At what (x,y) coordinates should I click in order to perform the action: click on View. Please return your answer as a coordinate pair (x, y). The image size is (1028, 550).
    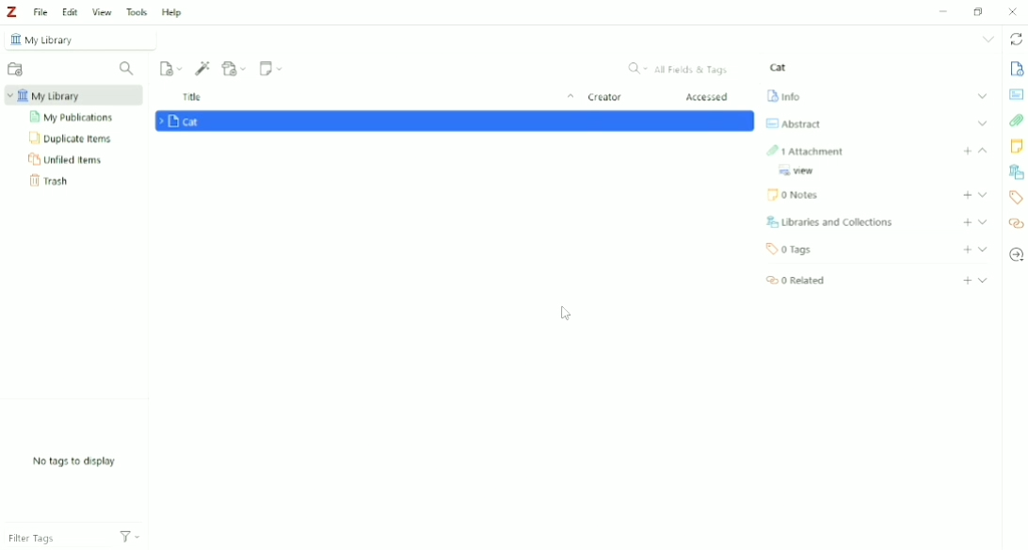
    Looking at the image, I should click on (103, 11).